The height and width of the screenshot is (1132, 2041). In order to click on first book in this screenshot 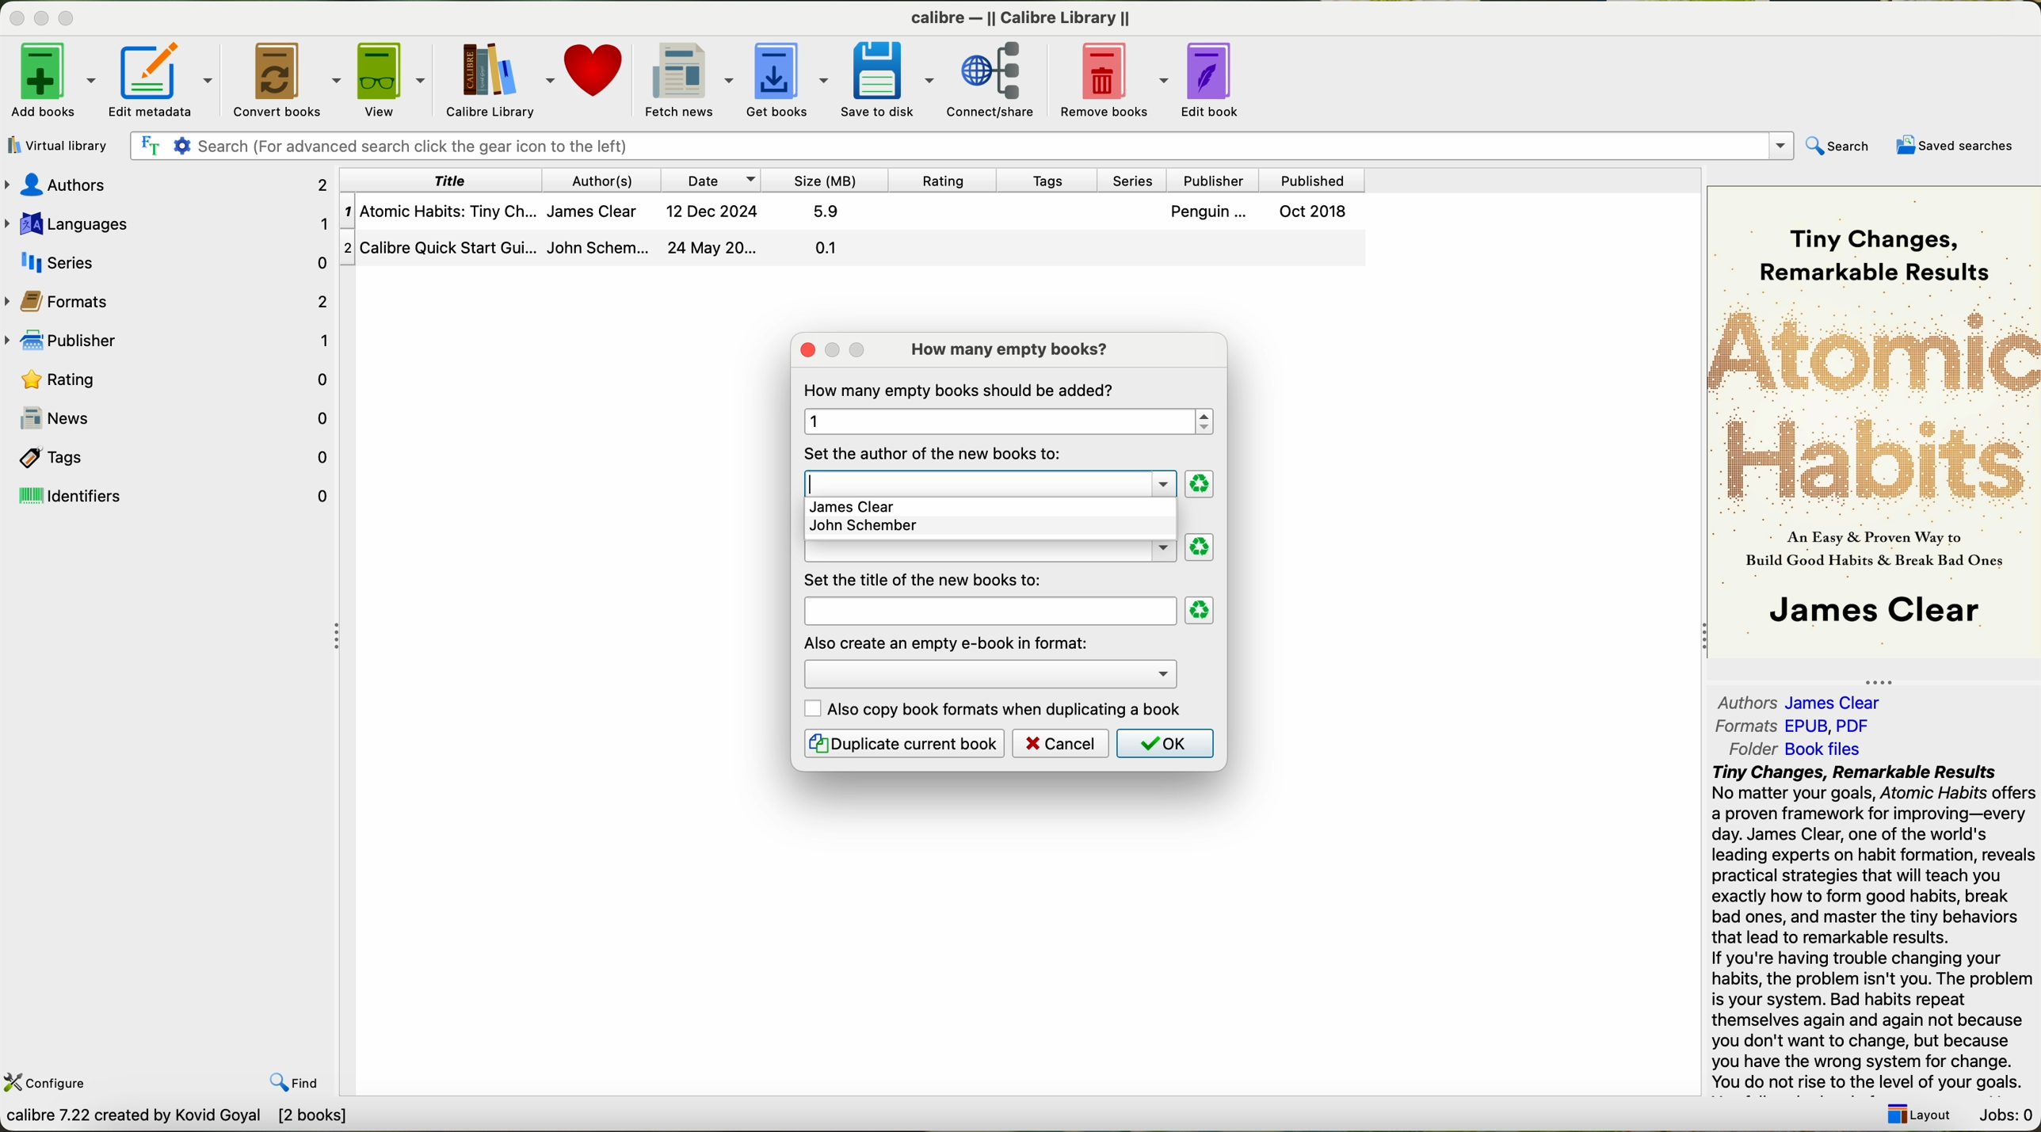, I will do `click(855, 215)`.